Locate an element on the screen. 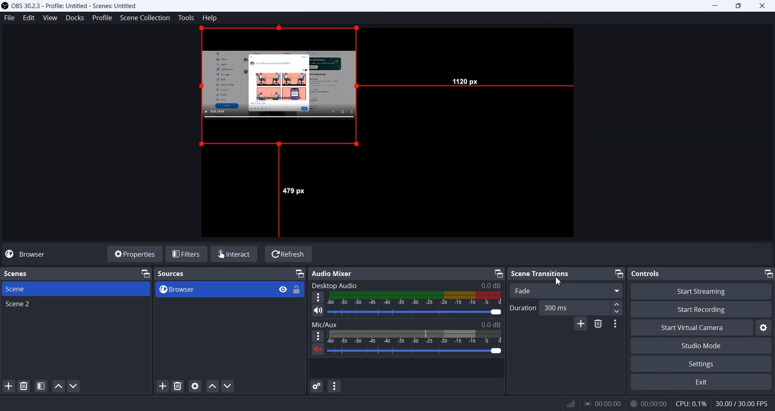  Exit is located at coordinates (702, 382).